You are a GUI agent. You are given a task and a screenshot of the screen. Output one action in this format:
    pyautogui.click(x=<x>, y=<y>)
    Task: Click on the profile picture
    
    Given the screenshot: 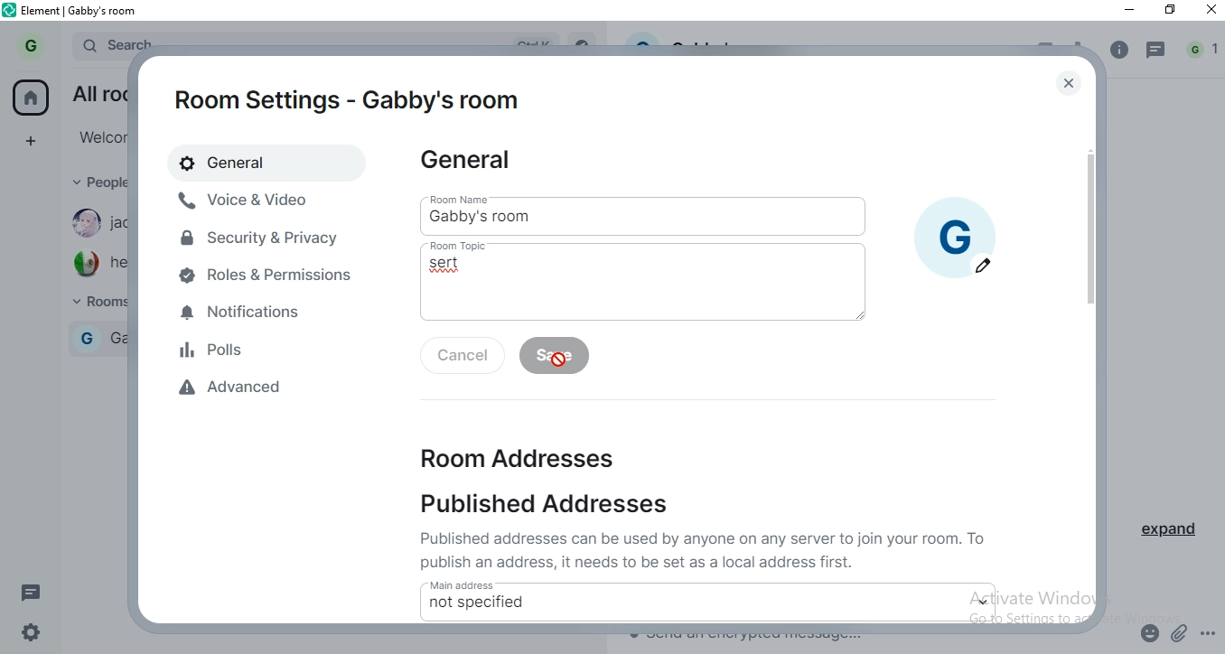 What is the action you would take?
    pyautogui.click(x=955, y=224)
    